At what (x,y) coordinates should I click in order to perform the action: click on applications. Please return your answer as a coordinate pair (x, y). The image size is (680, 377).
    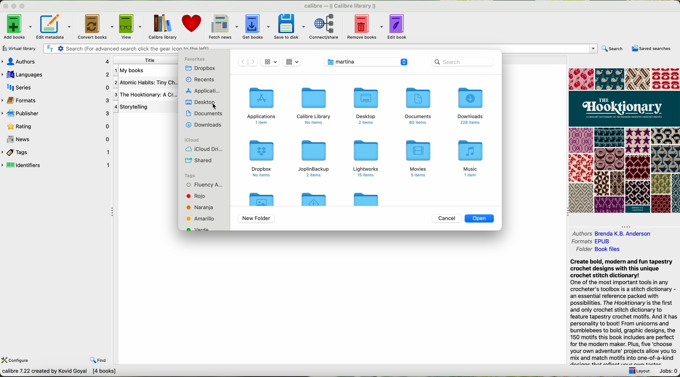
    Looking at the image, I should click on (204, 91).